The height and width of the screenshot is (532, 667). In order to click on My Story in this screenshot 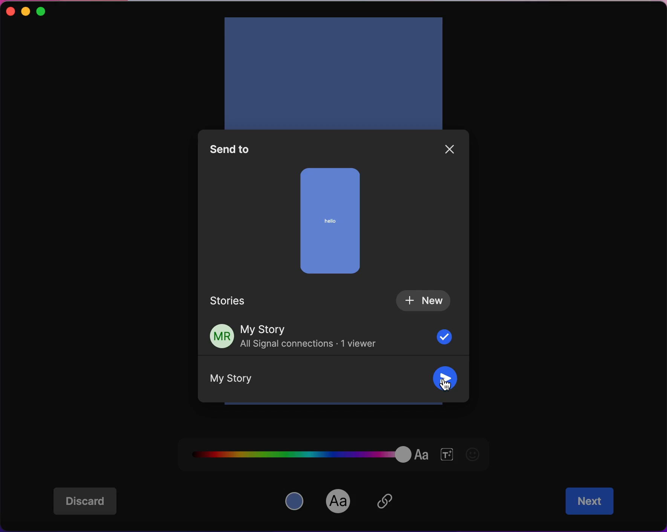, I will do `click(229, 380)`.